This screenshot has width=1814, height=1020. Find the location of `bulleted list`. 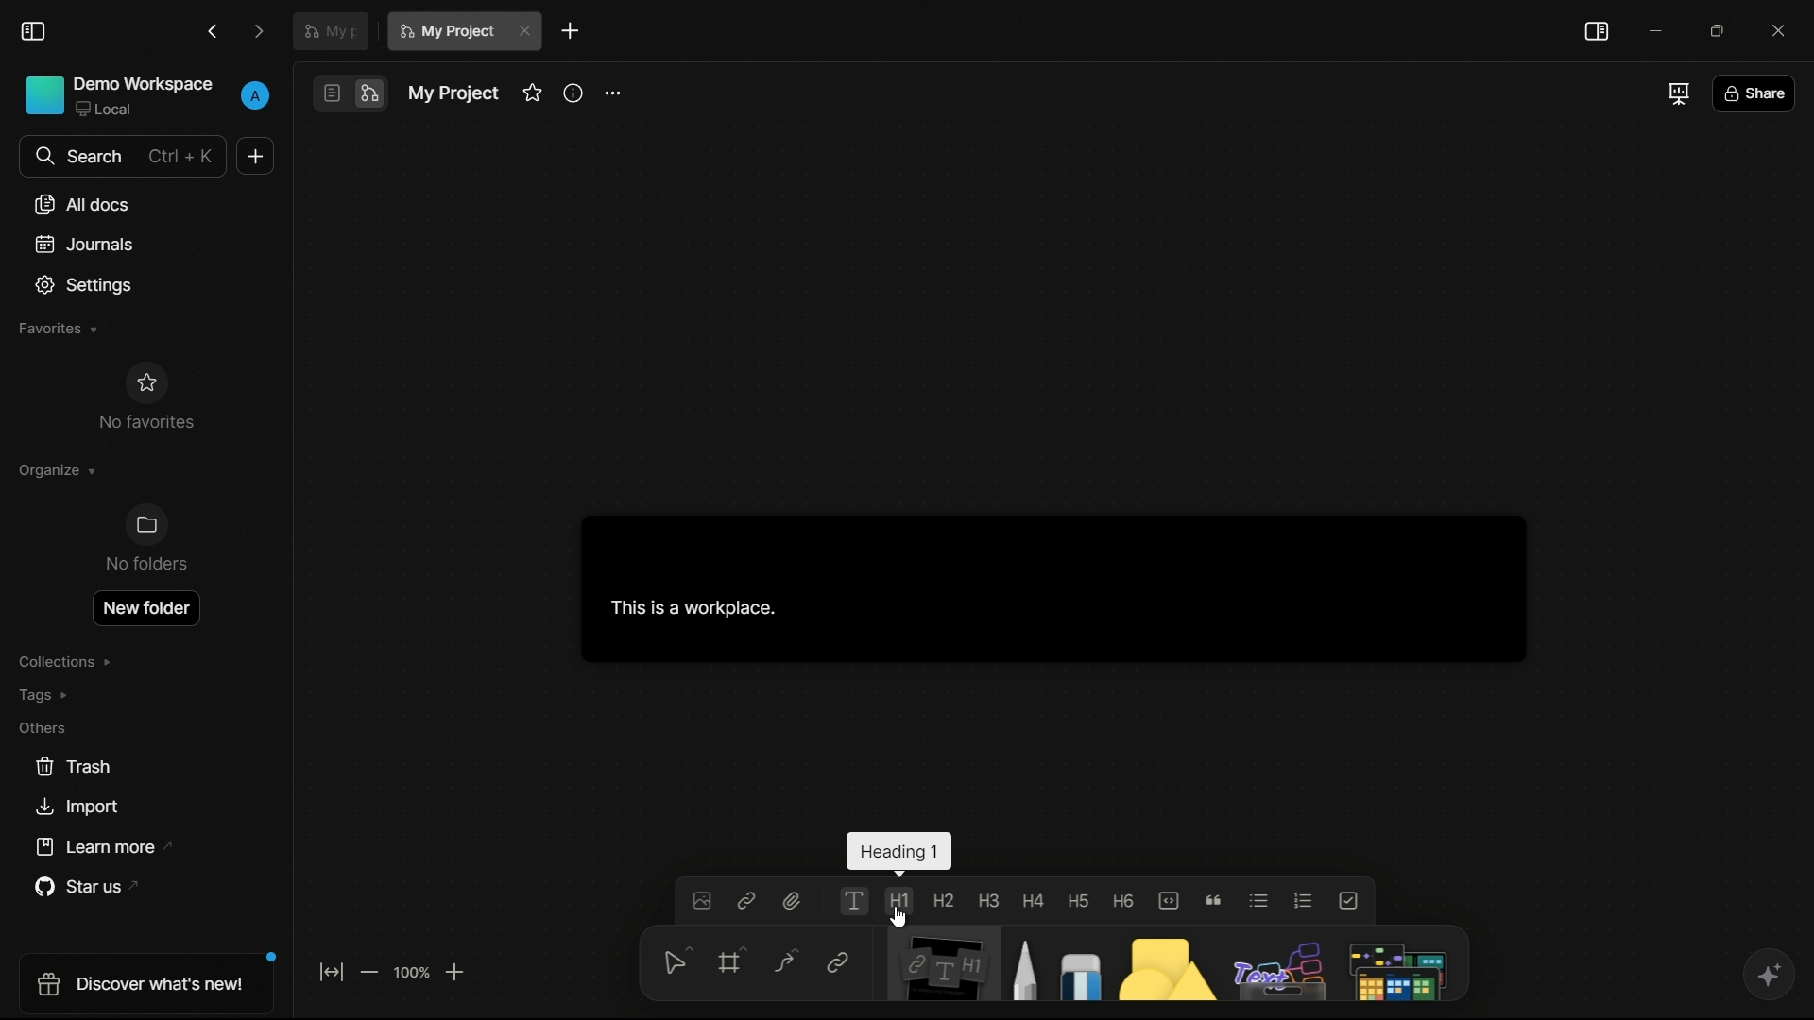

bulleted list is located at coordinates (1258, 901).